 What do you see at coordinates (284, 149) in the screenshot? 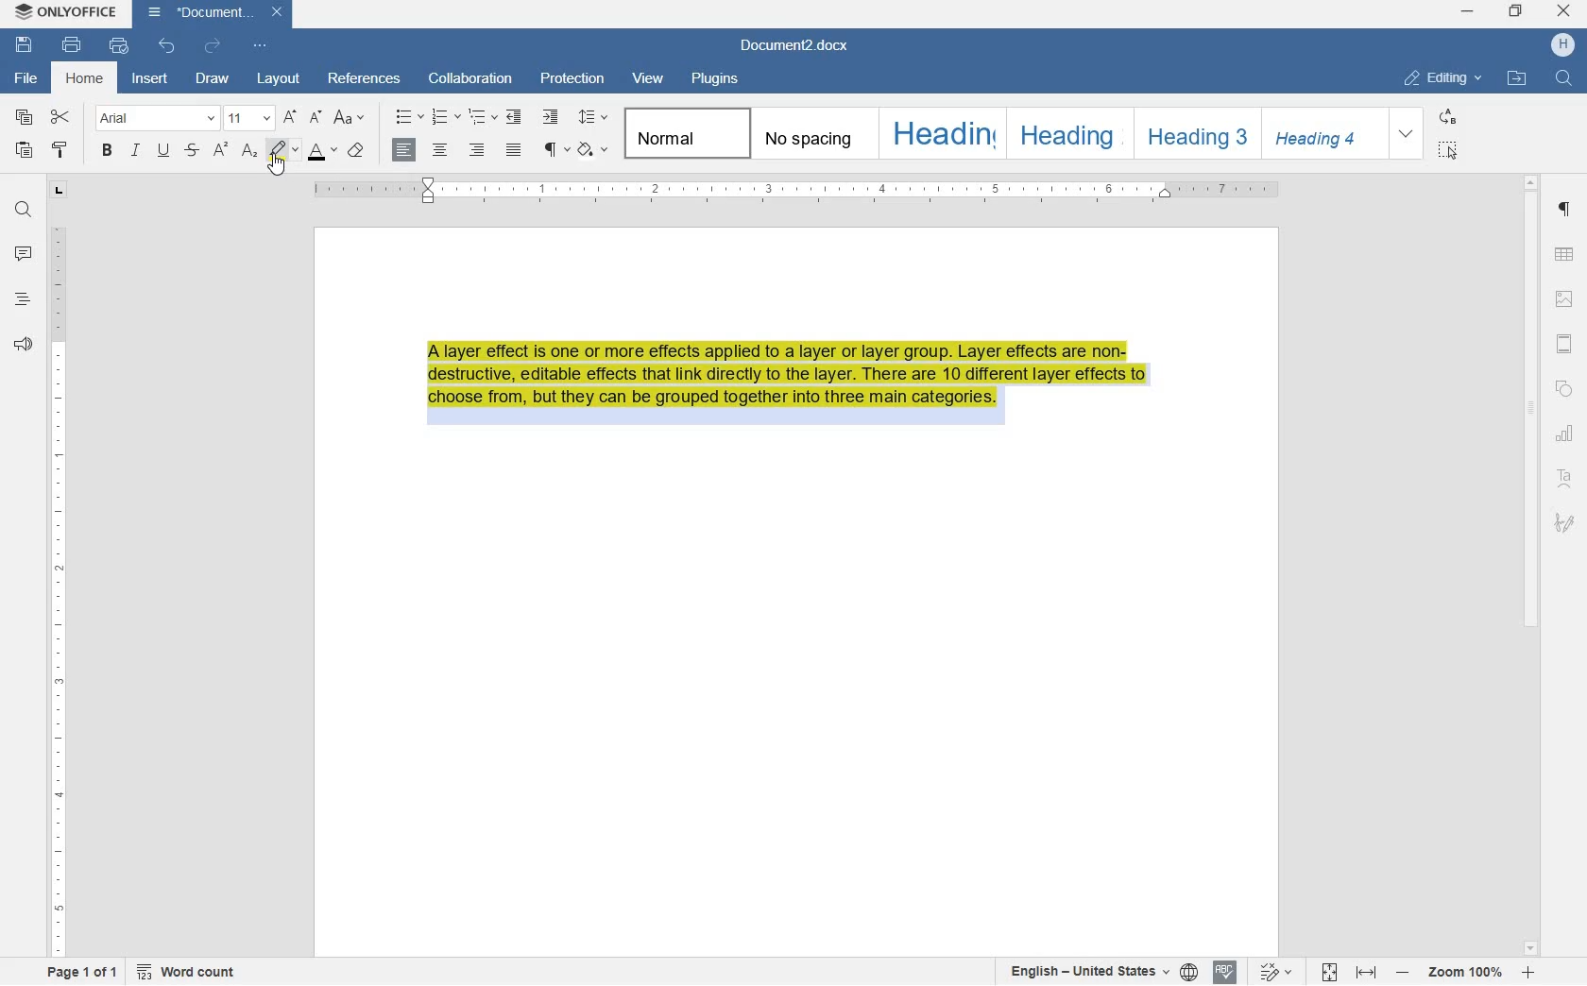
I see `HIGHLIGHT COLOR` at bounding box center [284, 149].